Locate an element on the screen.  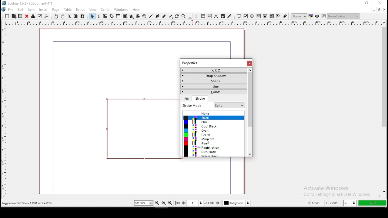
go to next page is located at coordinates (213, 203).